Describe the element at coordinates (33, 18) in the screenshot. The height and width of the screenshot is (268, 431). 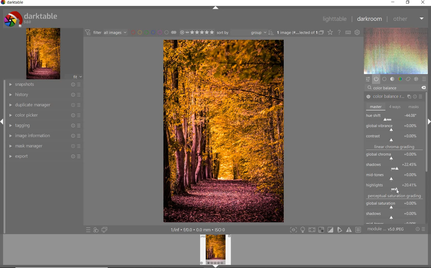
I see `system logo or name` at that location.